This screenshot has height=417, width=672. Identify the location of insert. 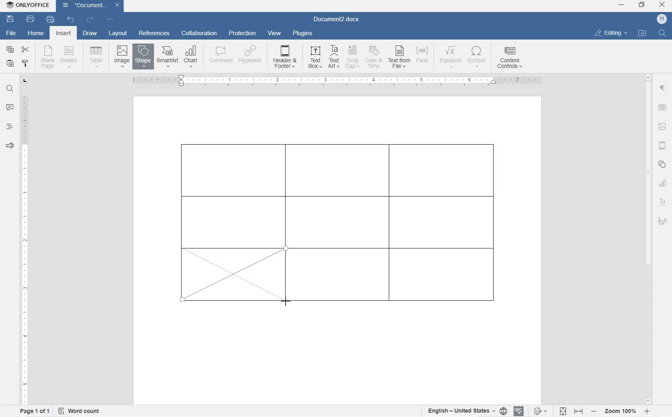
(63, 34).